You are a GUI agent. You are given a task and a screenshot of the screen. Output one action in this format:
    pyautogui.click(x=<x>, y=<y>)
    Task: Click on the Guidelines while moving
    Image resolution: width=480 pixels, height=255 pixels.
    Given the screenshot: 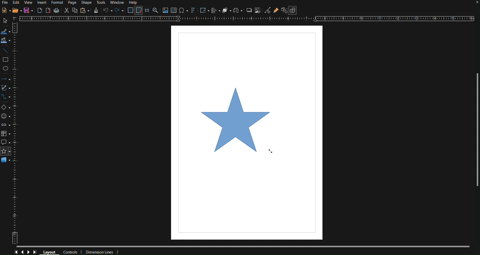 What is the action you would take?
    pyautogui.click(x=147, y=11)
    